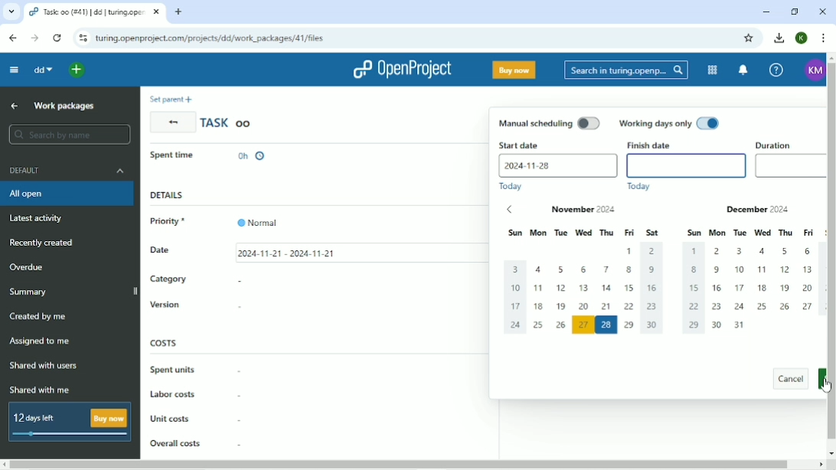 The width and height of the screenshot is (836, 470). What do you see at coordinates (750, 288) in the screenshot?
I see `dates of december 2024` at bounding box center [750, 288].